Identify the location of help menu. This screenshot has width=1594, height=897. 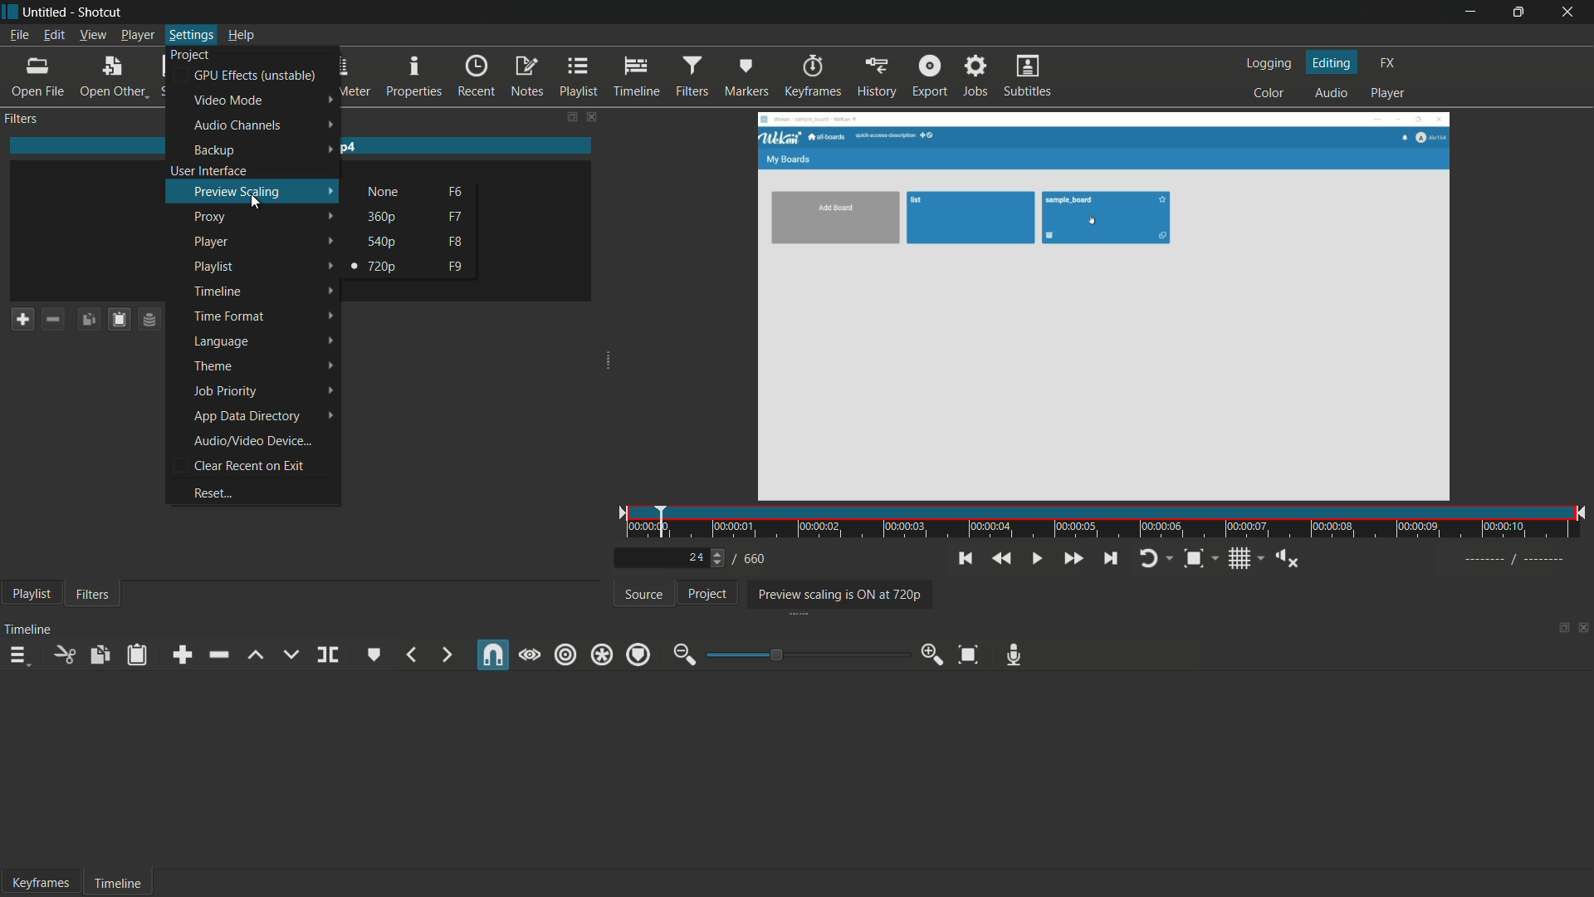
(239, 34).